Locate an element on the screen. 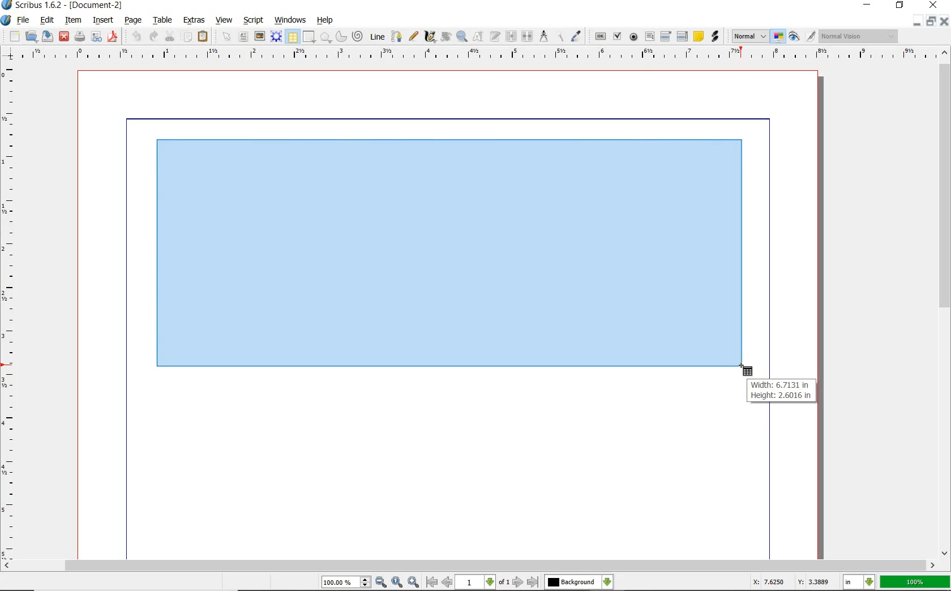  pdf text field is located at coordinates (649, 37).